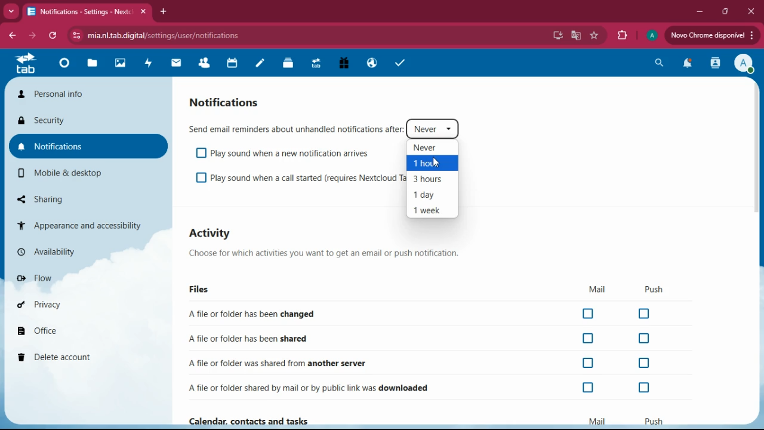  I want to click on push, so click(654, 420).